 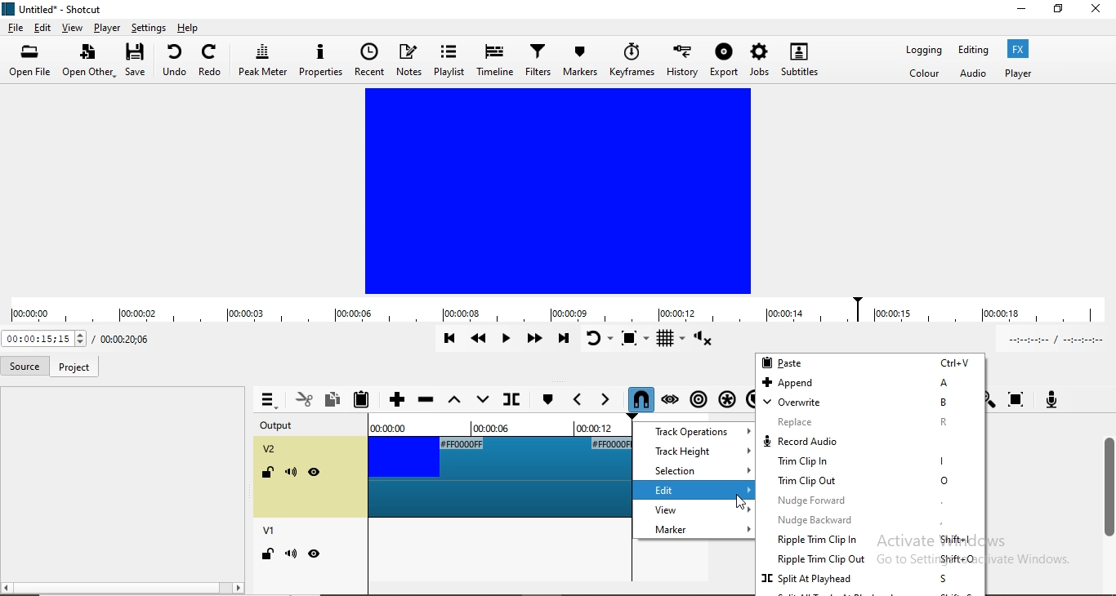 What do you see at coordinates (637, 340) in the screenshot?
I see `Toggle zoom` at bounding box center [637, 340].